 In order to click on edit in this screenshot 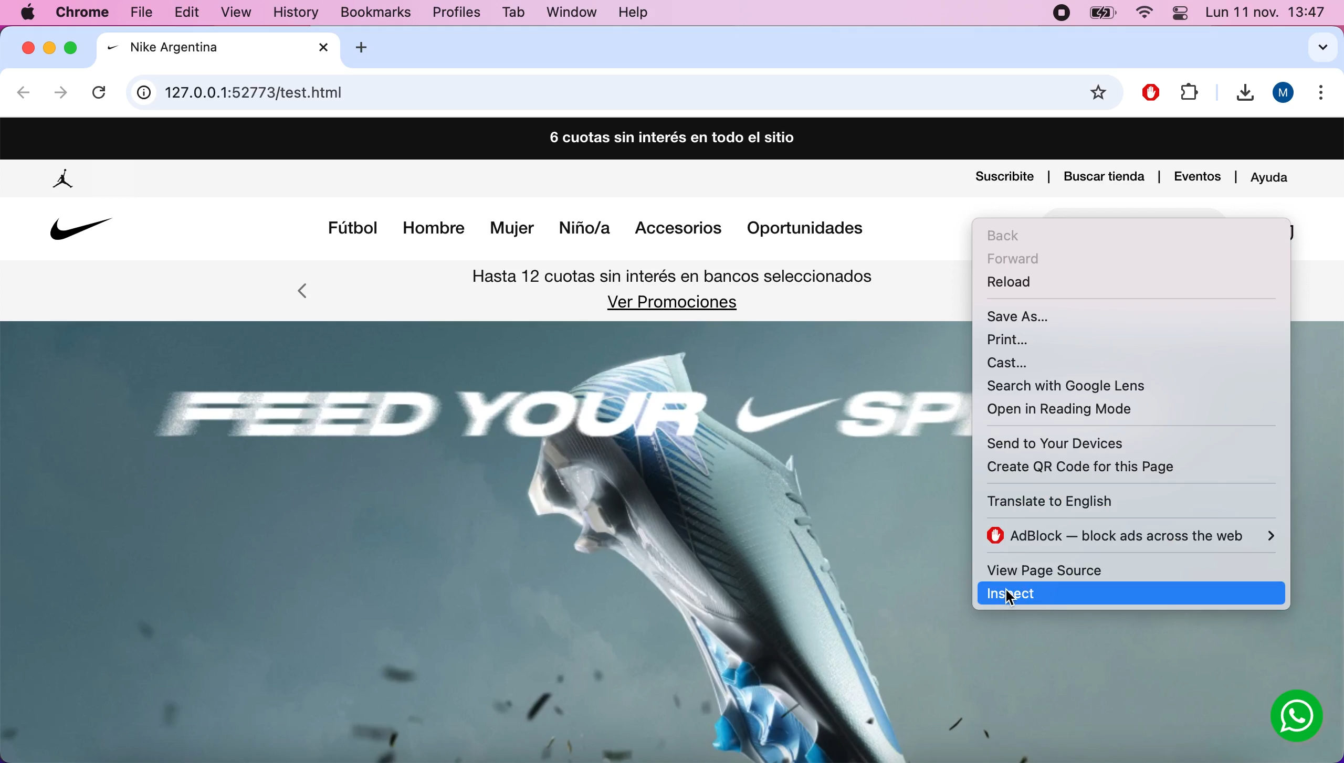, I will do `click(192, 12)`.